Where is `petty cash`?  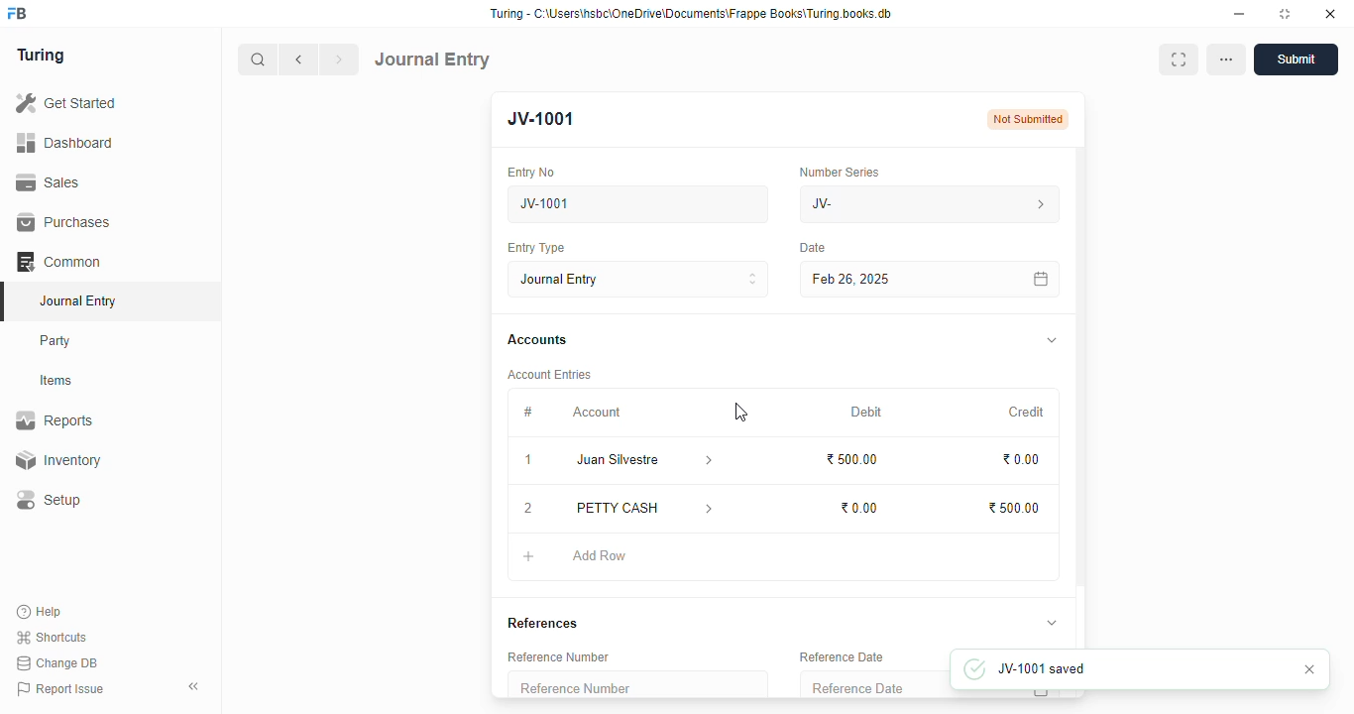 petty cash is located at coordinates (622, 508).